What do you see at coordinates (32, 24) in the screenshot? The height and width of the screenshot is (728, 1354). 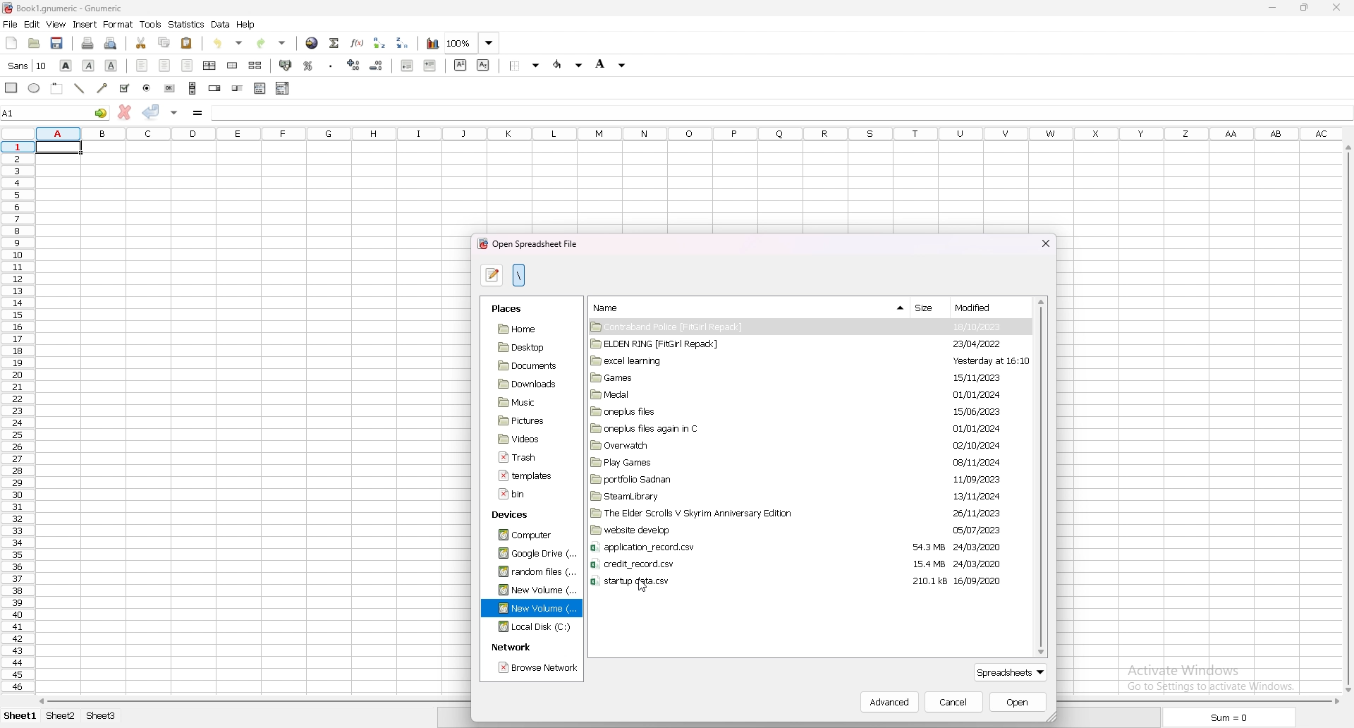 I see `edit` at bounding box center [32, 24].